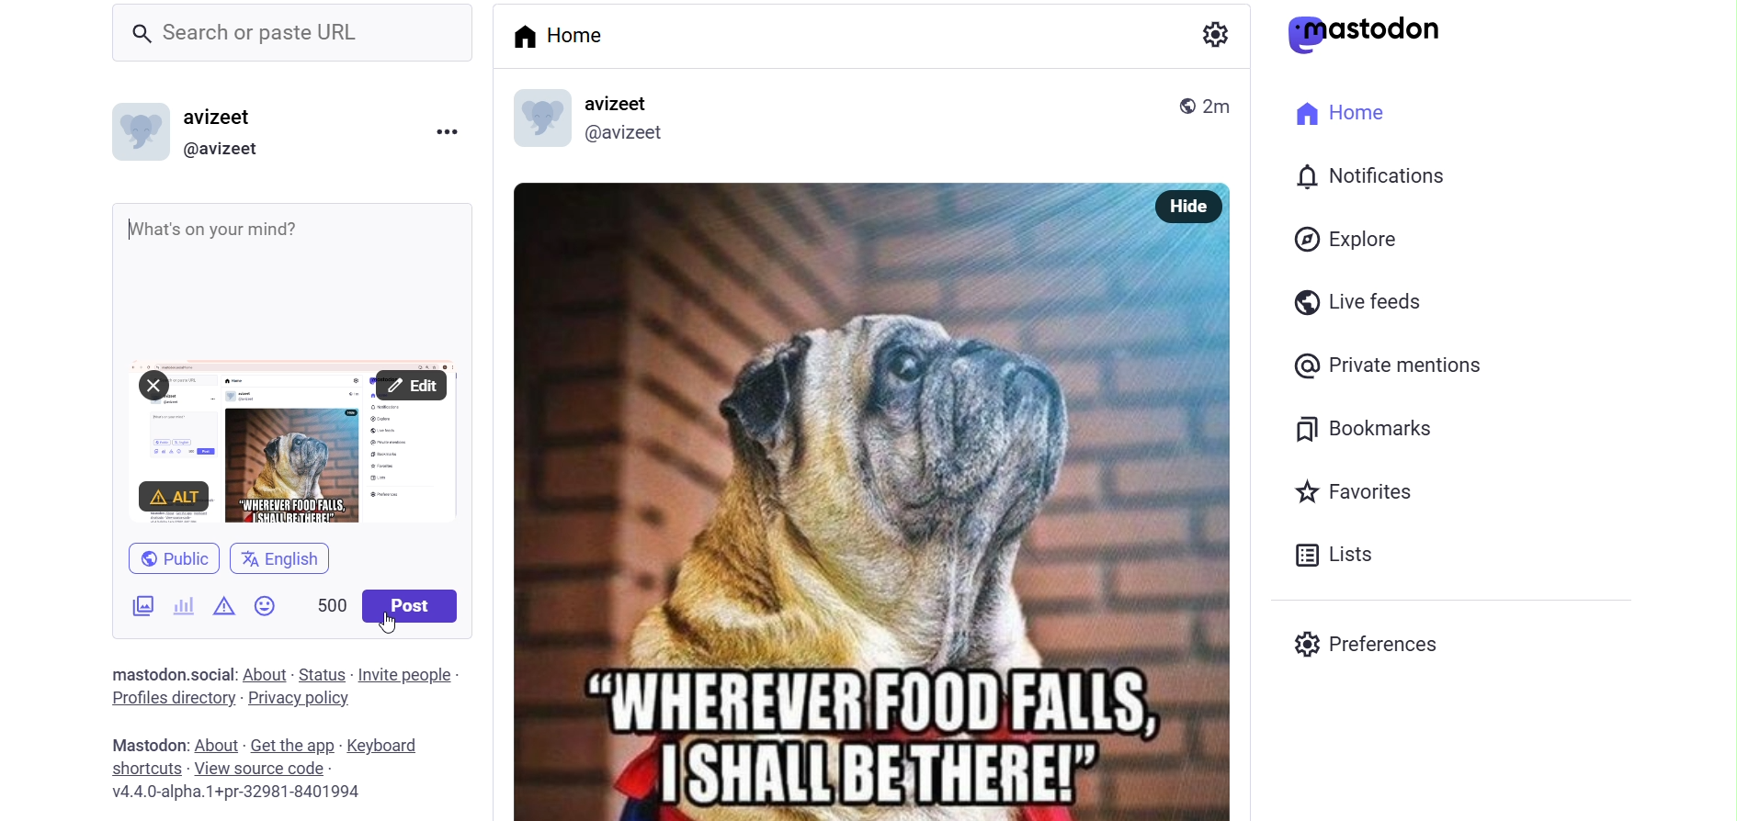 The width and height of the screenshot is (1737, 821). What do you see at coordinates (283, 557) in the screenshot?
I see `english` at bounding box center [283, 557].